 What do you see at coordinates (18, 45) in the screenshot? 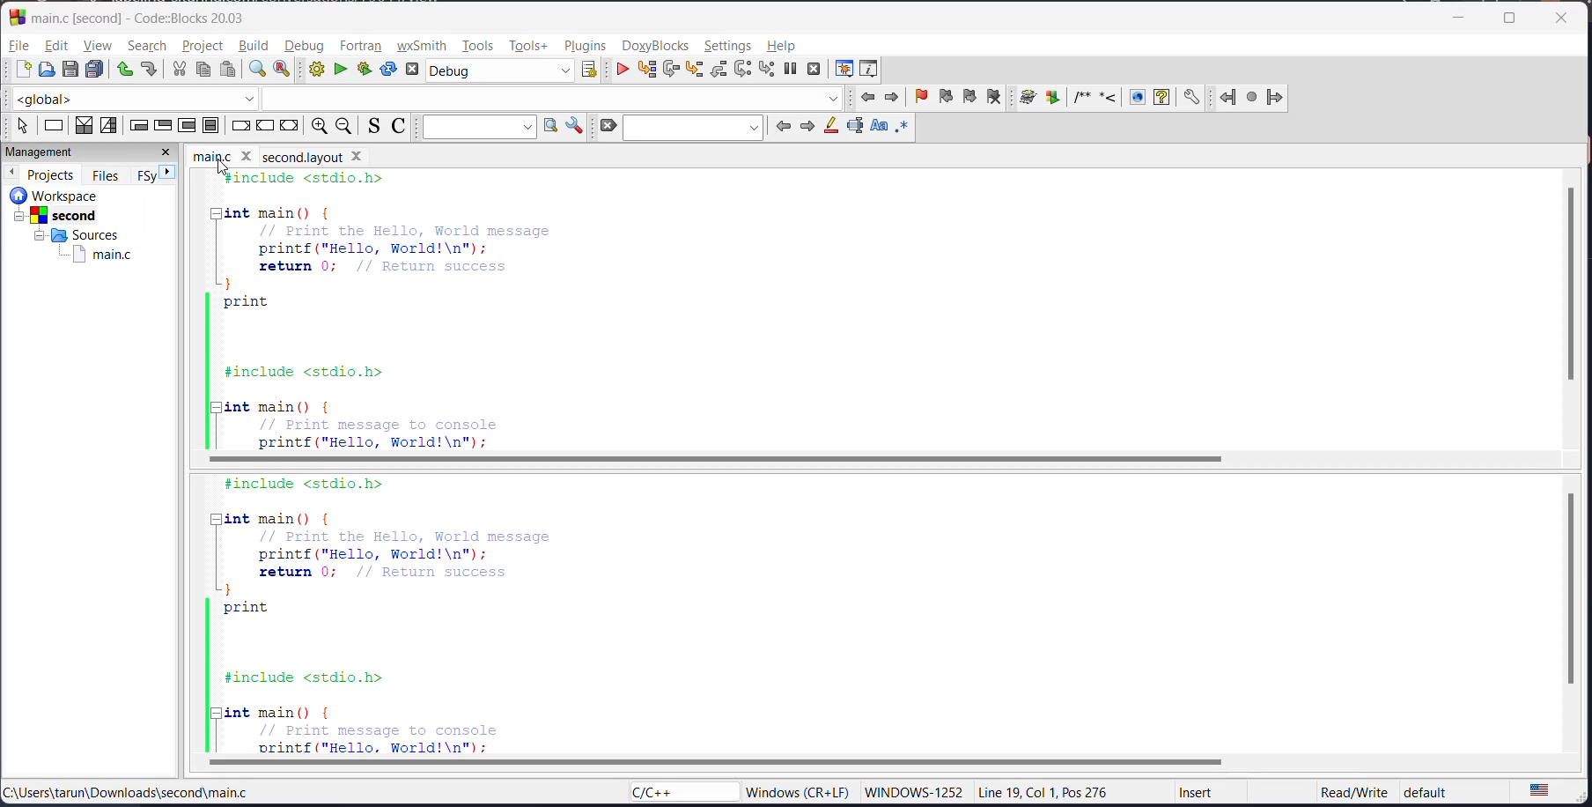
I see `file` at bounding box center [18, 45].